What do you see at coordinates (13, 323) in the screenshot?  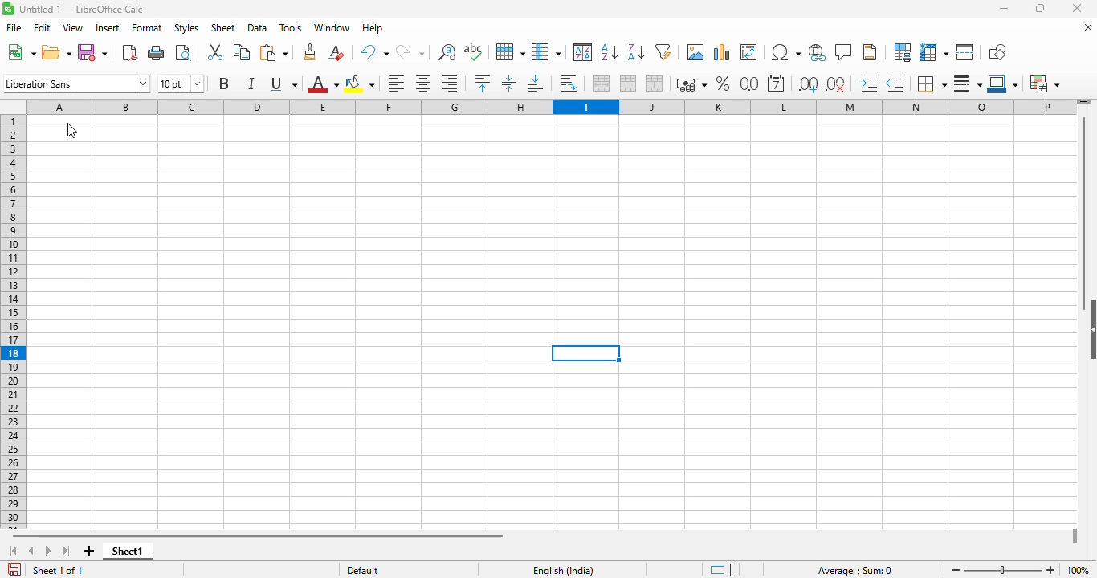 I see `rows` at bounding box center [13, 323].